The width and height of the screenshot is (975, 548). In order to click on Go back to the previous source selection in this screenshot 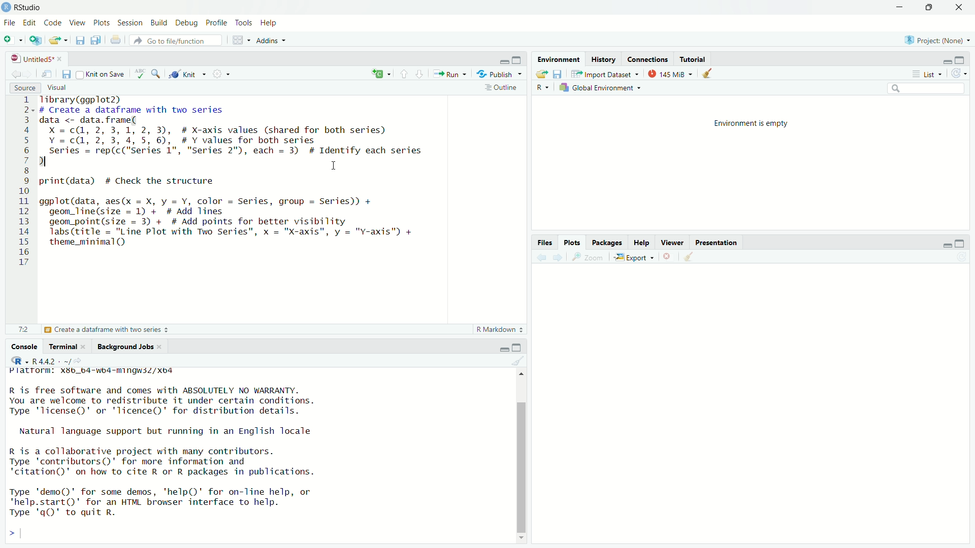, I will do `click(542, 257)`.